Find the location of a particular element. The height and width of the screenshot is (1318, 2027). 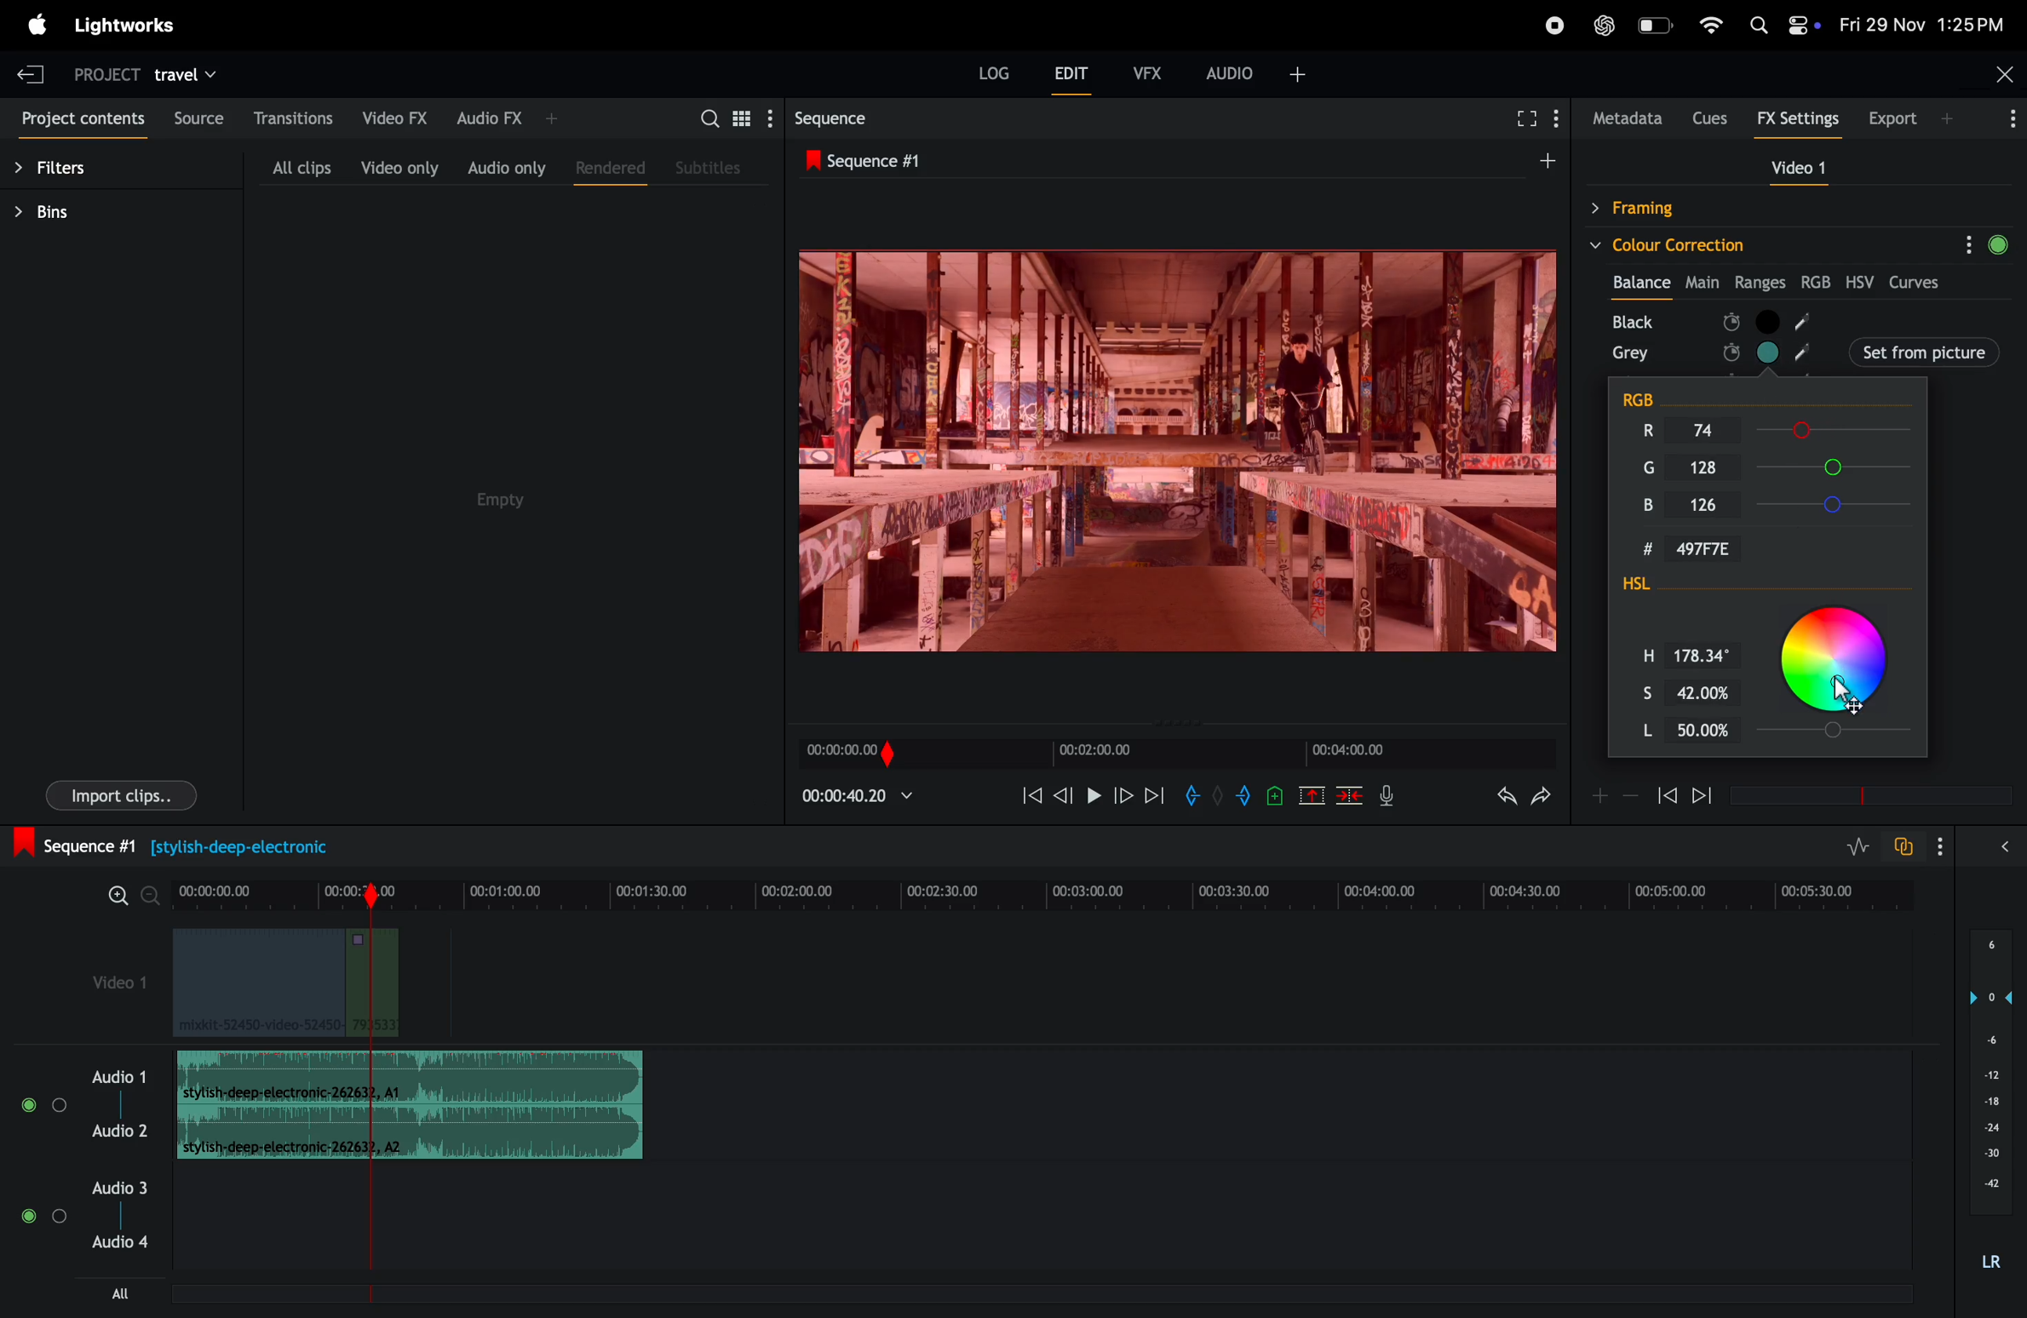

time frame is located at coordinates (1174, 754).